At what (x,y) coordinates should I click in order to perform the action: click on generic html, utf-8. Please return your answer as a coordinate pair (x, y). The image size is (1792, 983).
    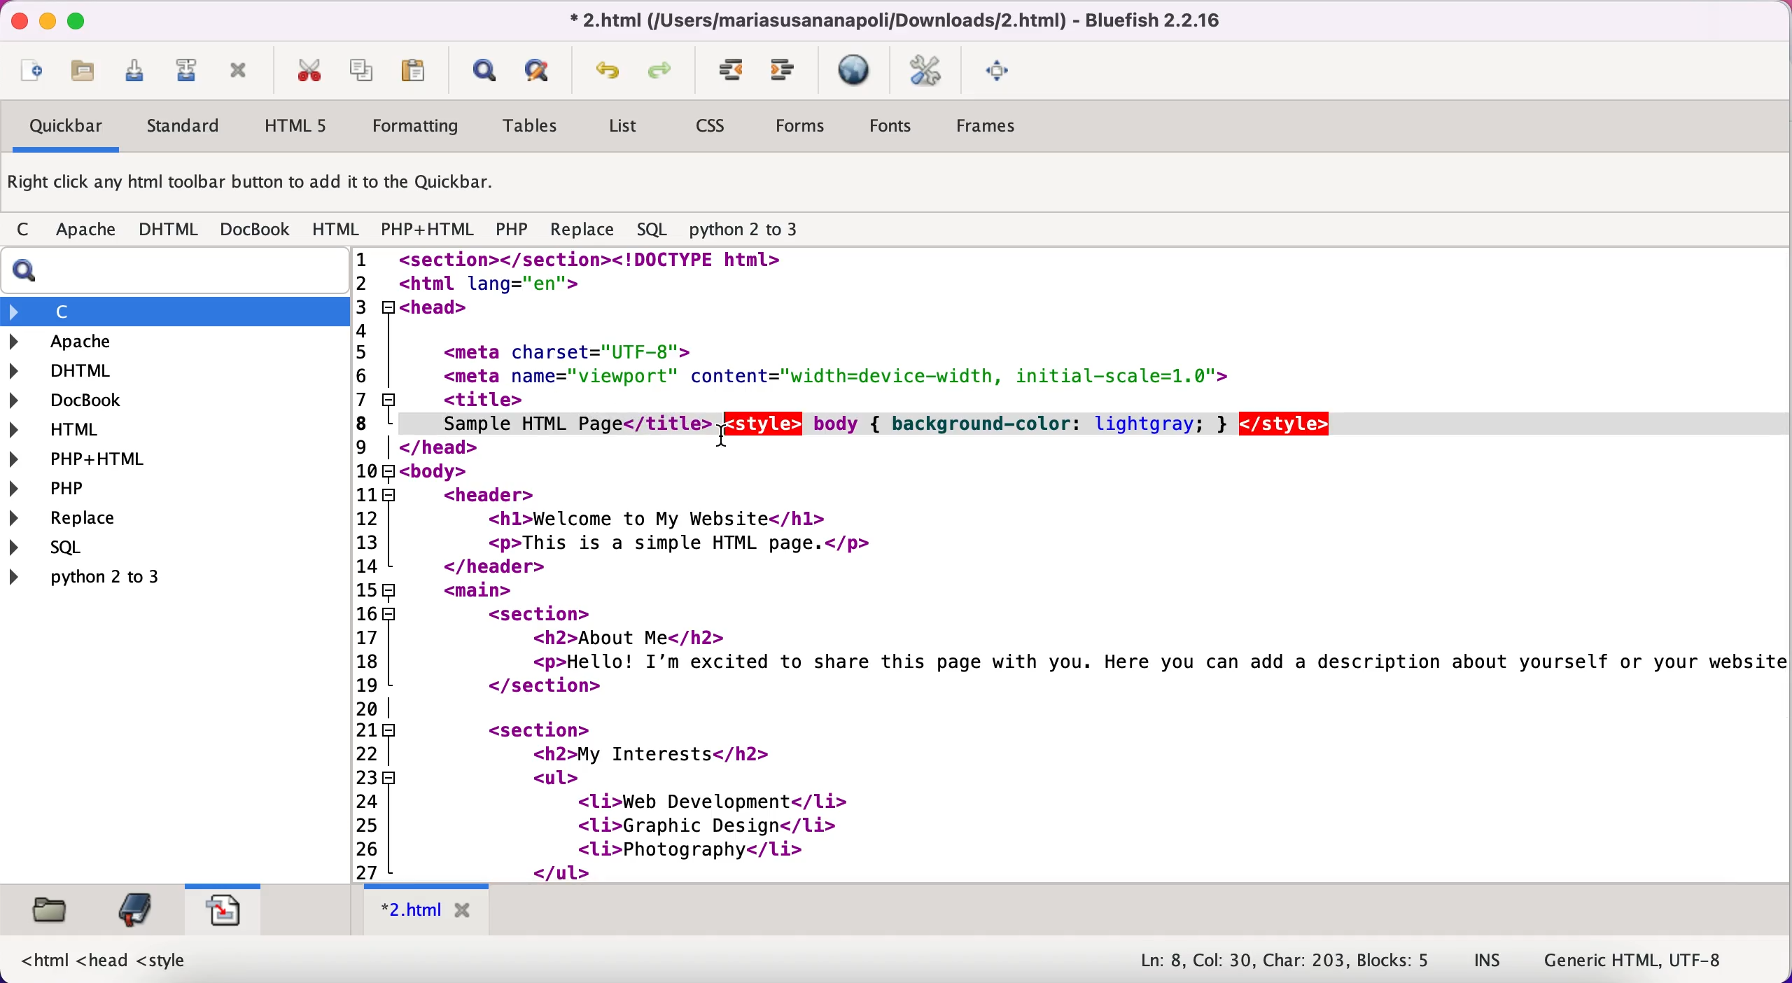
    Looking at the image, I should click on (1646, 958).